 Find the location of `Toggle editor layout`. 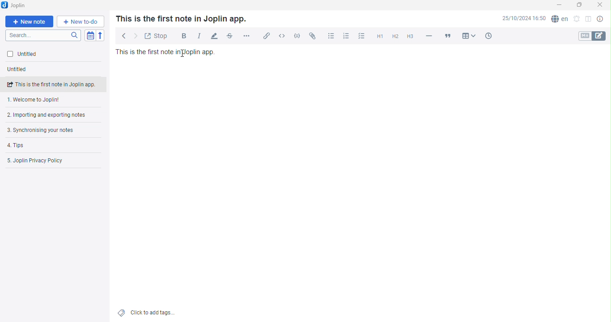

Toggle editor layout is located at coordinates (587, 20).